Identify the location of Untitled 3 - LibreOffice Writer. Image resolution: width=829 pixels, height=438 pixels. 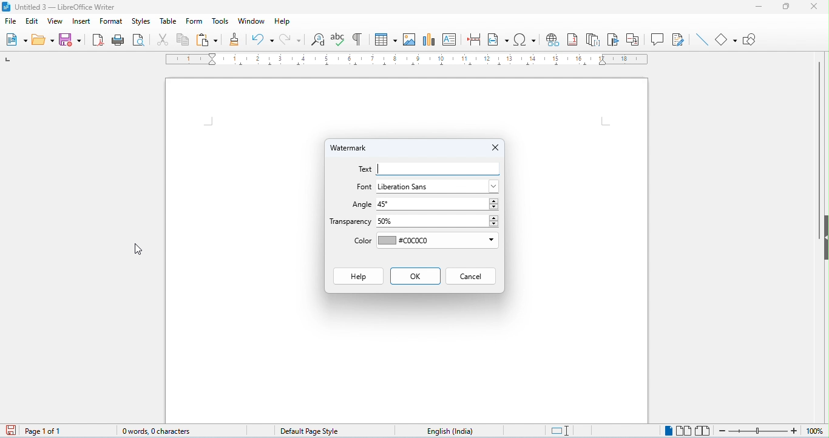
(66, 7).